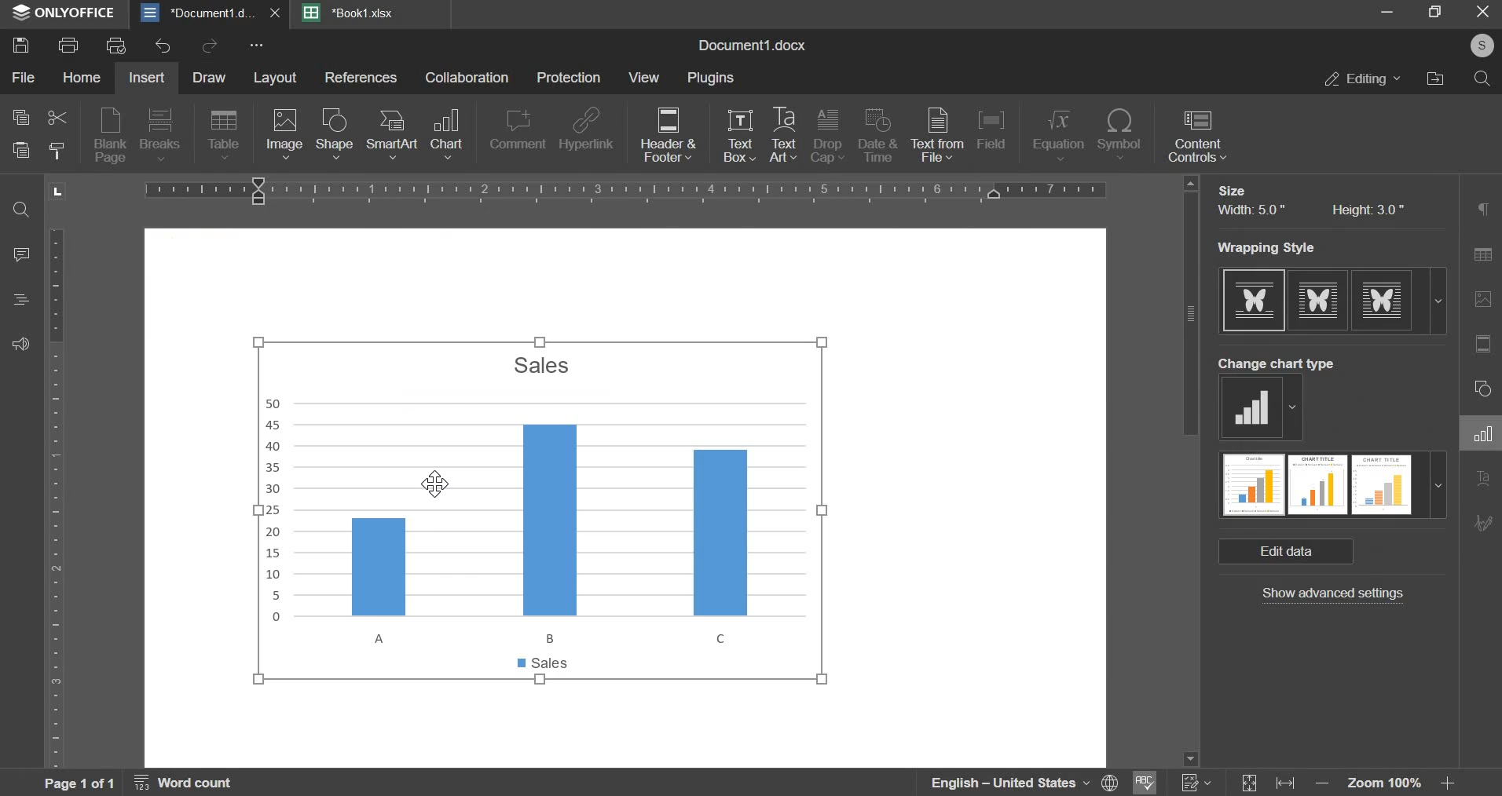 The width and height of the screenshot is (1502, 796). Describe the element at coordinates (1277, 363) in the screenshot. I see `Change chart types` at that location.